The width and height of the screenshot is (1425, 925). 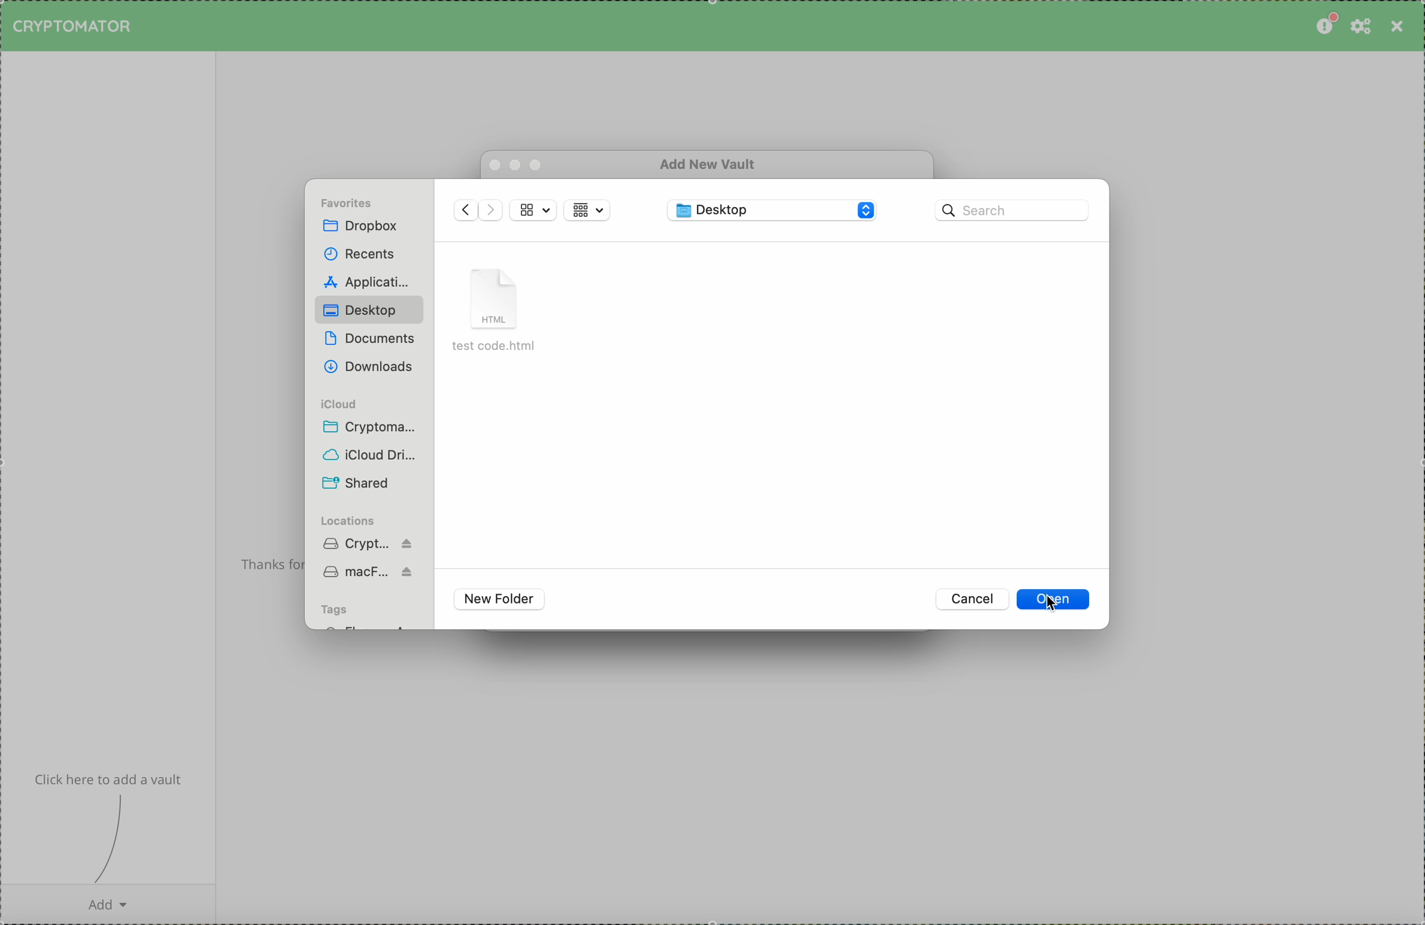 I want to click on mouse pointer, so click(x=1057, y=604).